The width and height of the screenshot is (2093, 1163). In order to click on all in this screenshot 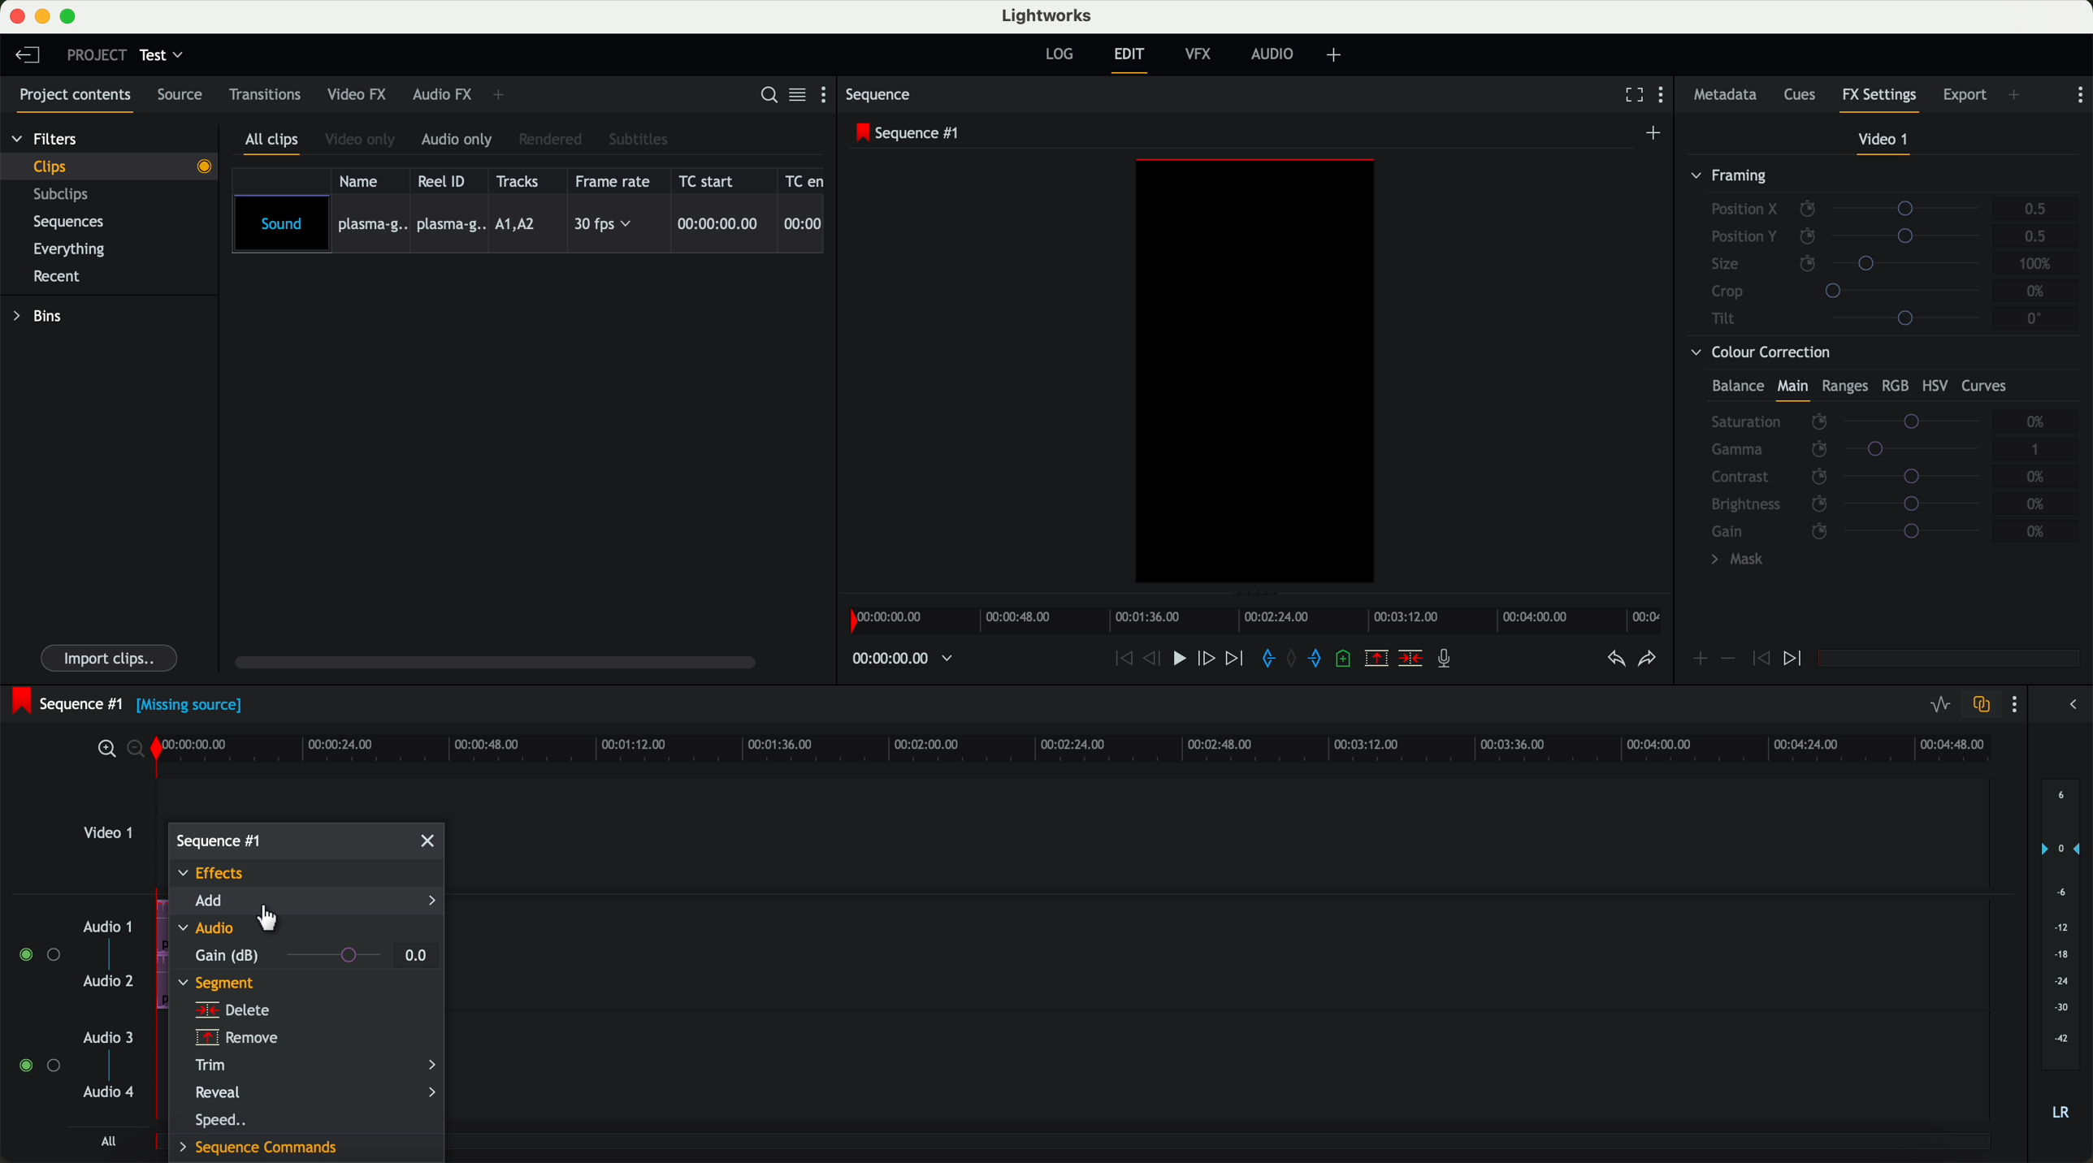, I will do `click(106, 1143)`.